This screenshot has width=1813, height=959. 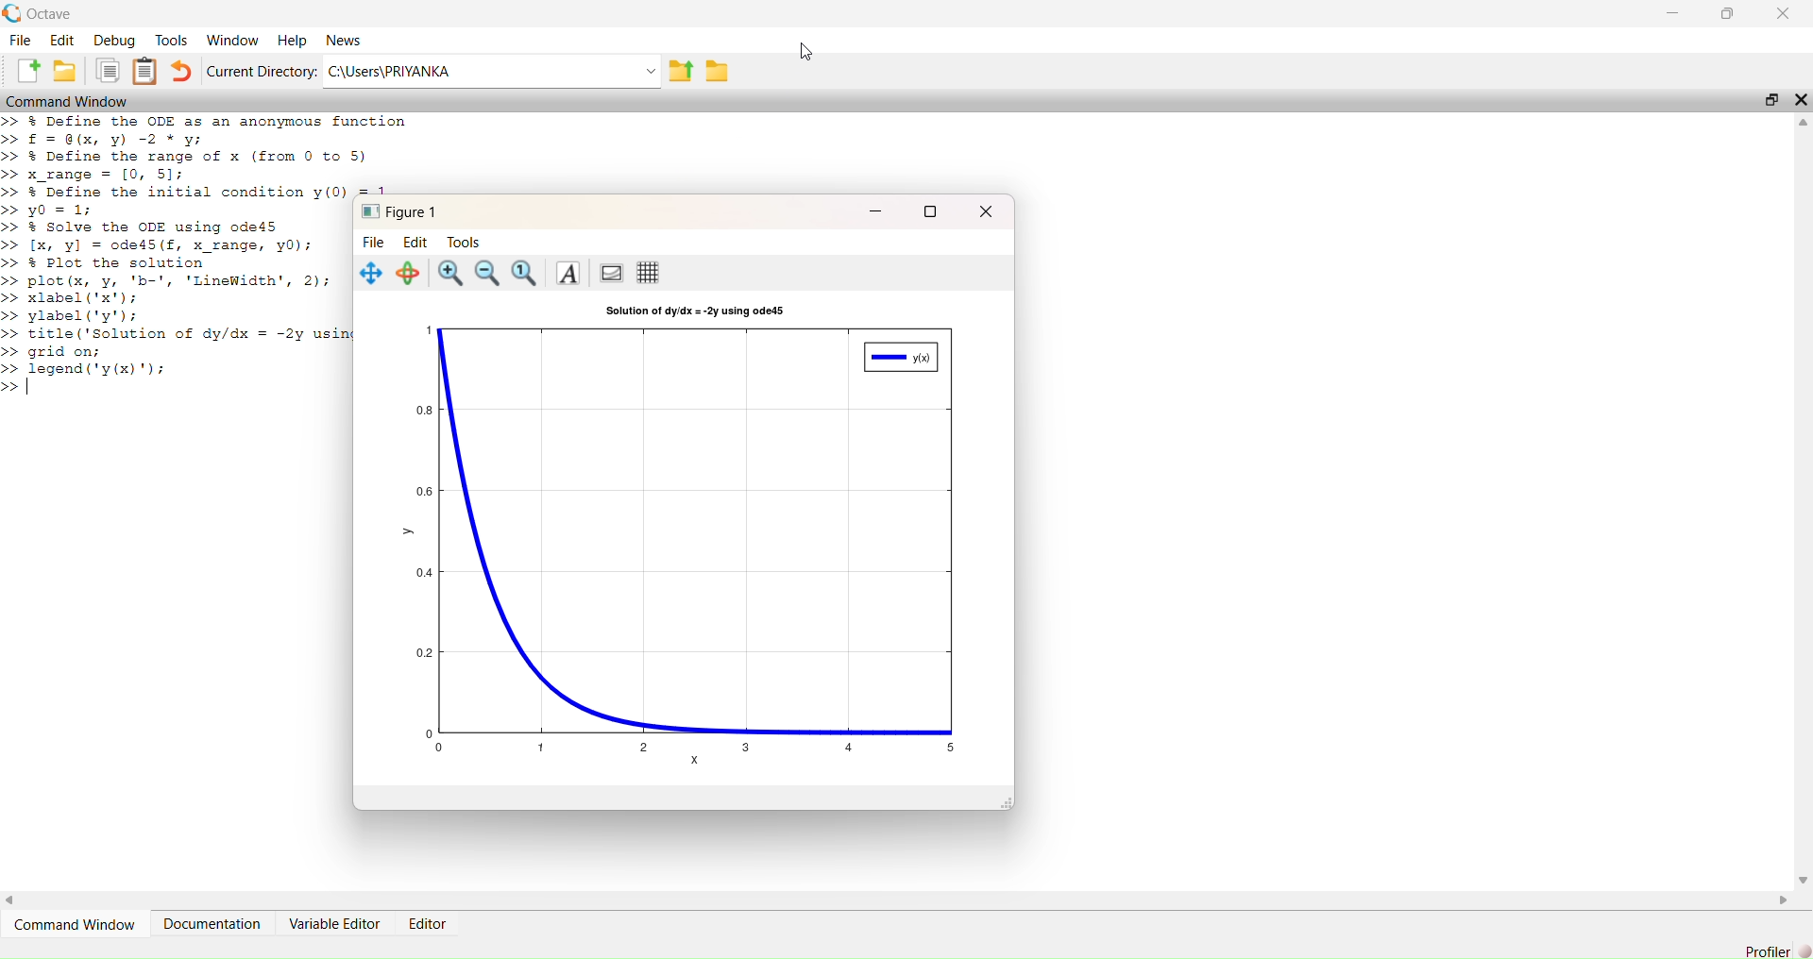 I want to click on Variable Editor, so click(x=333, y=924).